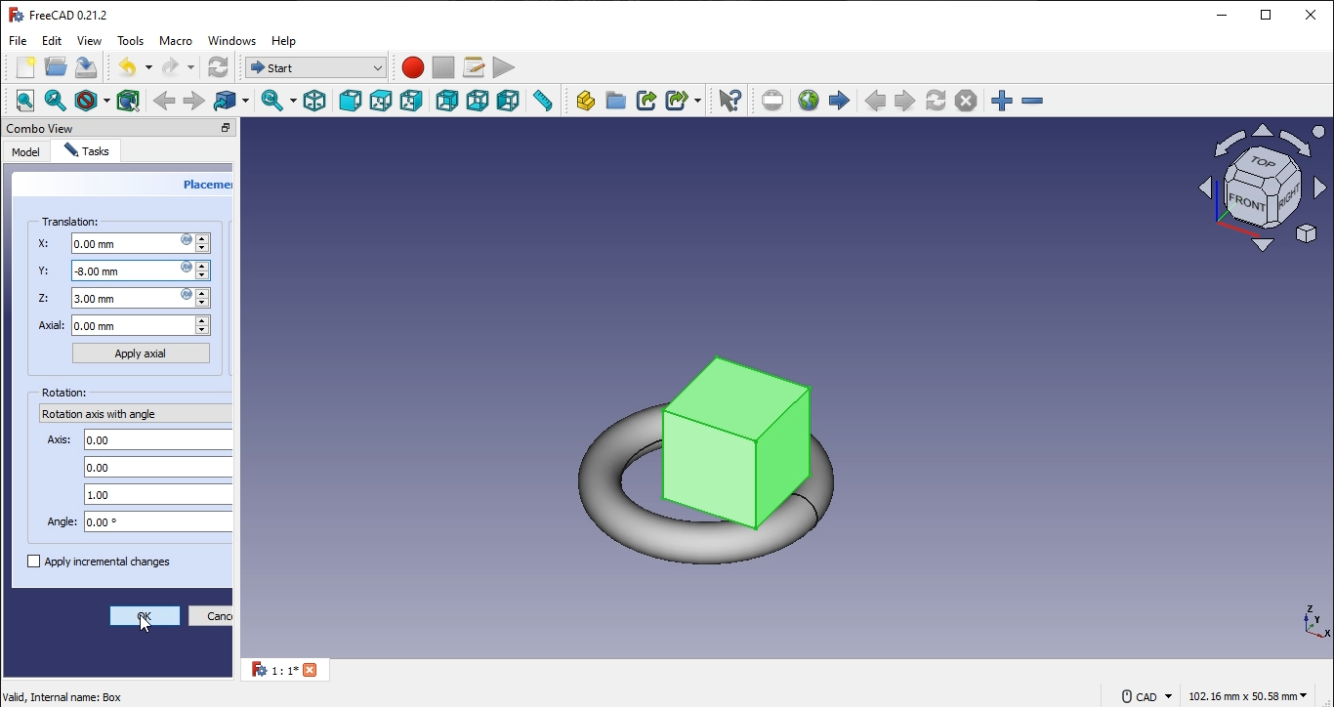  Describe the element at coordinates (382, 102) in the screenshot. I see `top` at that location.